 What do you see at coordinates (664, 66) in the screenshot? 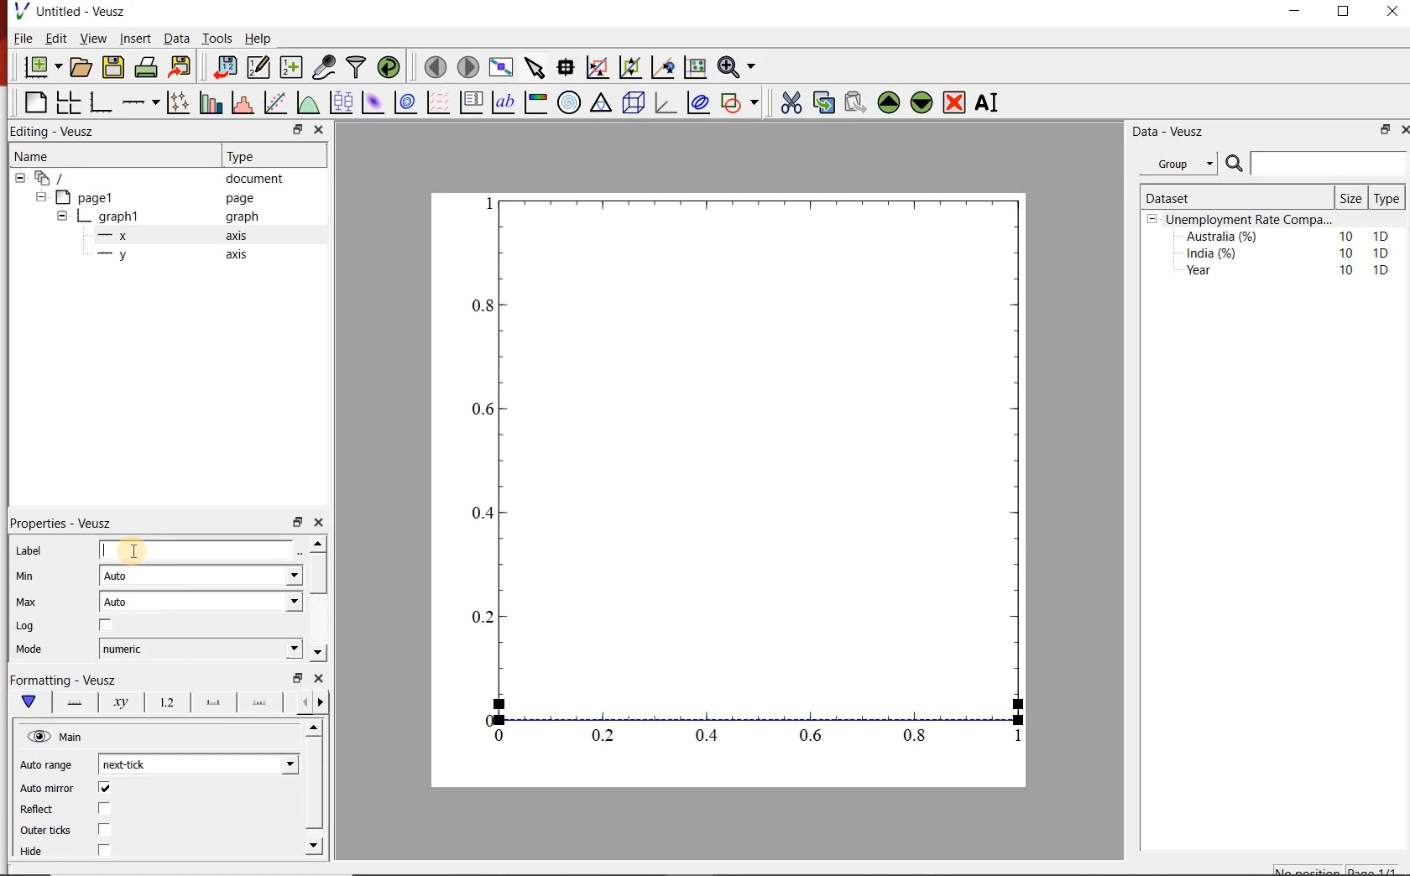
I see `click to recenter graph axes` at bounding box center [664, 66].